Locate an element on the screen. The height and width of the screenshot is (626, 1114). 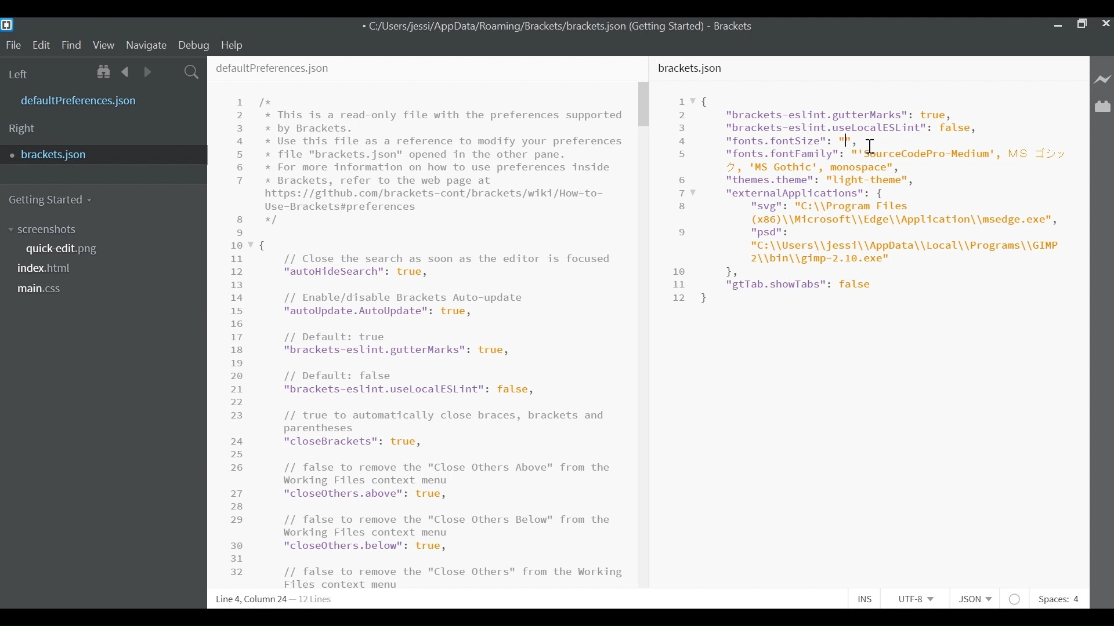
C:/Users/jessi/AppData/Roaming/Brackets/brackets. json (Getting Started) - Brackets is located at coordinates (569, 27).